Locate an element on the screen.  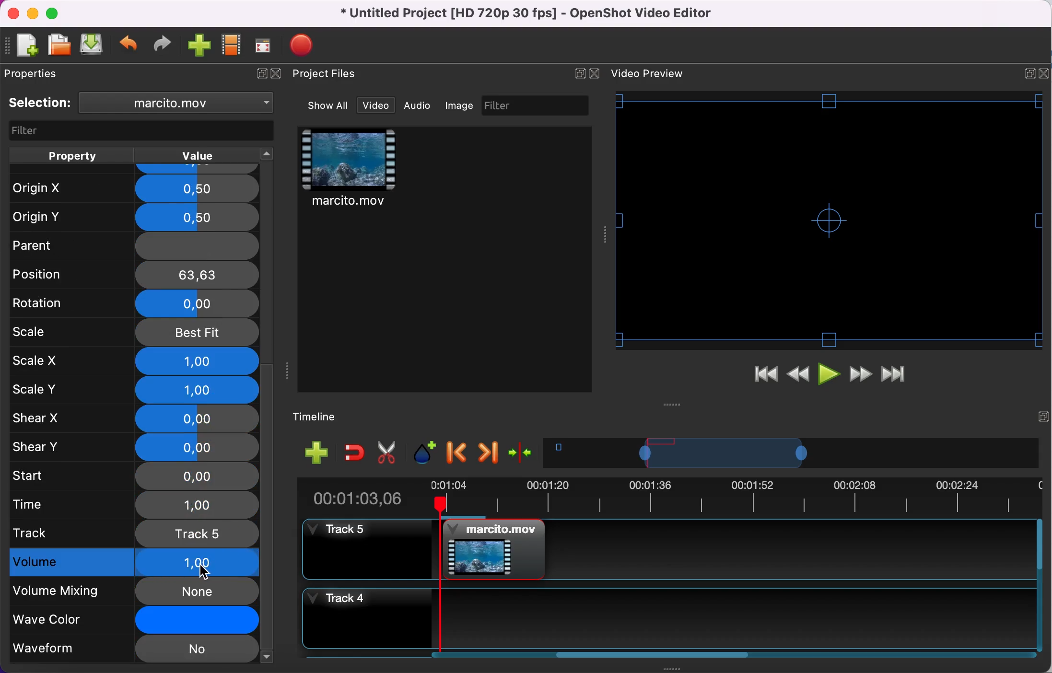
shear x 0 is located at coordinates (134, 419).